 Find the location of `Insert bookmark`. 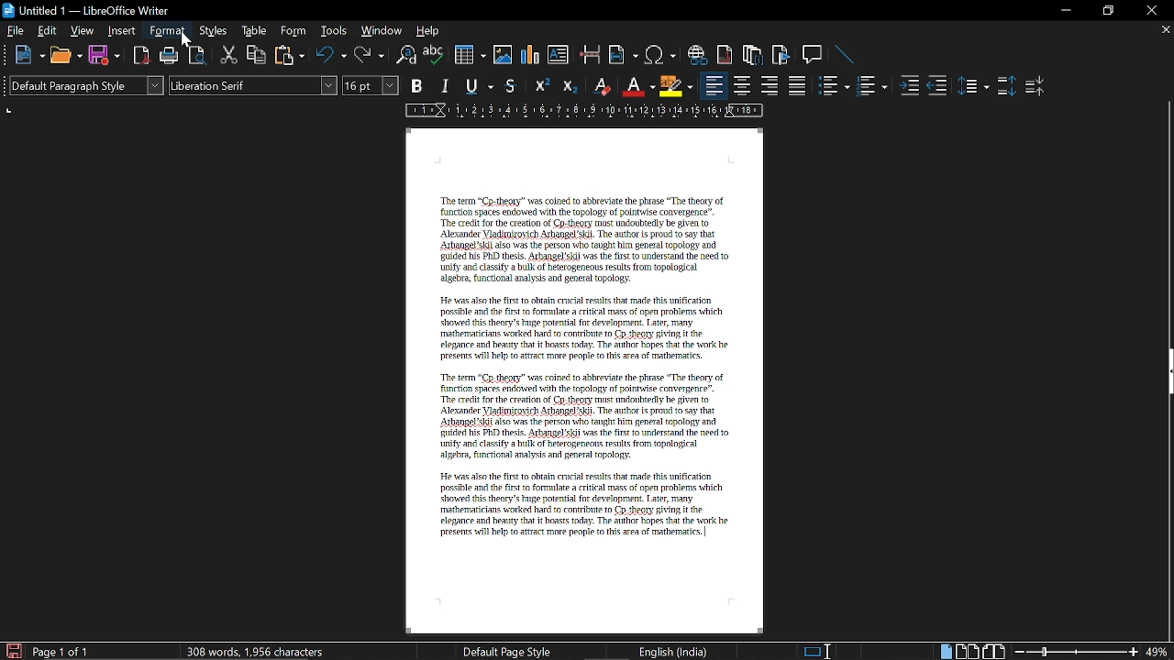

Insert bookmark is located at coordinates (782, 56).